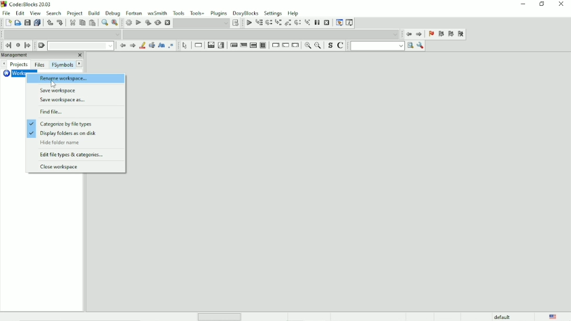 The image size is (571, 321). Describe the element at coordinates (147, 22) in the screenshot. I see `Build and run` at that location.